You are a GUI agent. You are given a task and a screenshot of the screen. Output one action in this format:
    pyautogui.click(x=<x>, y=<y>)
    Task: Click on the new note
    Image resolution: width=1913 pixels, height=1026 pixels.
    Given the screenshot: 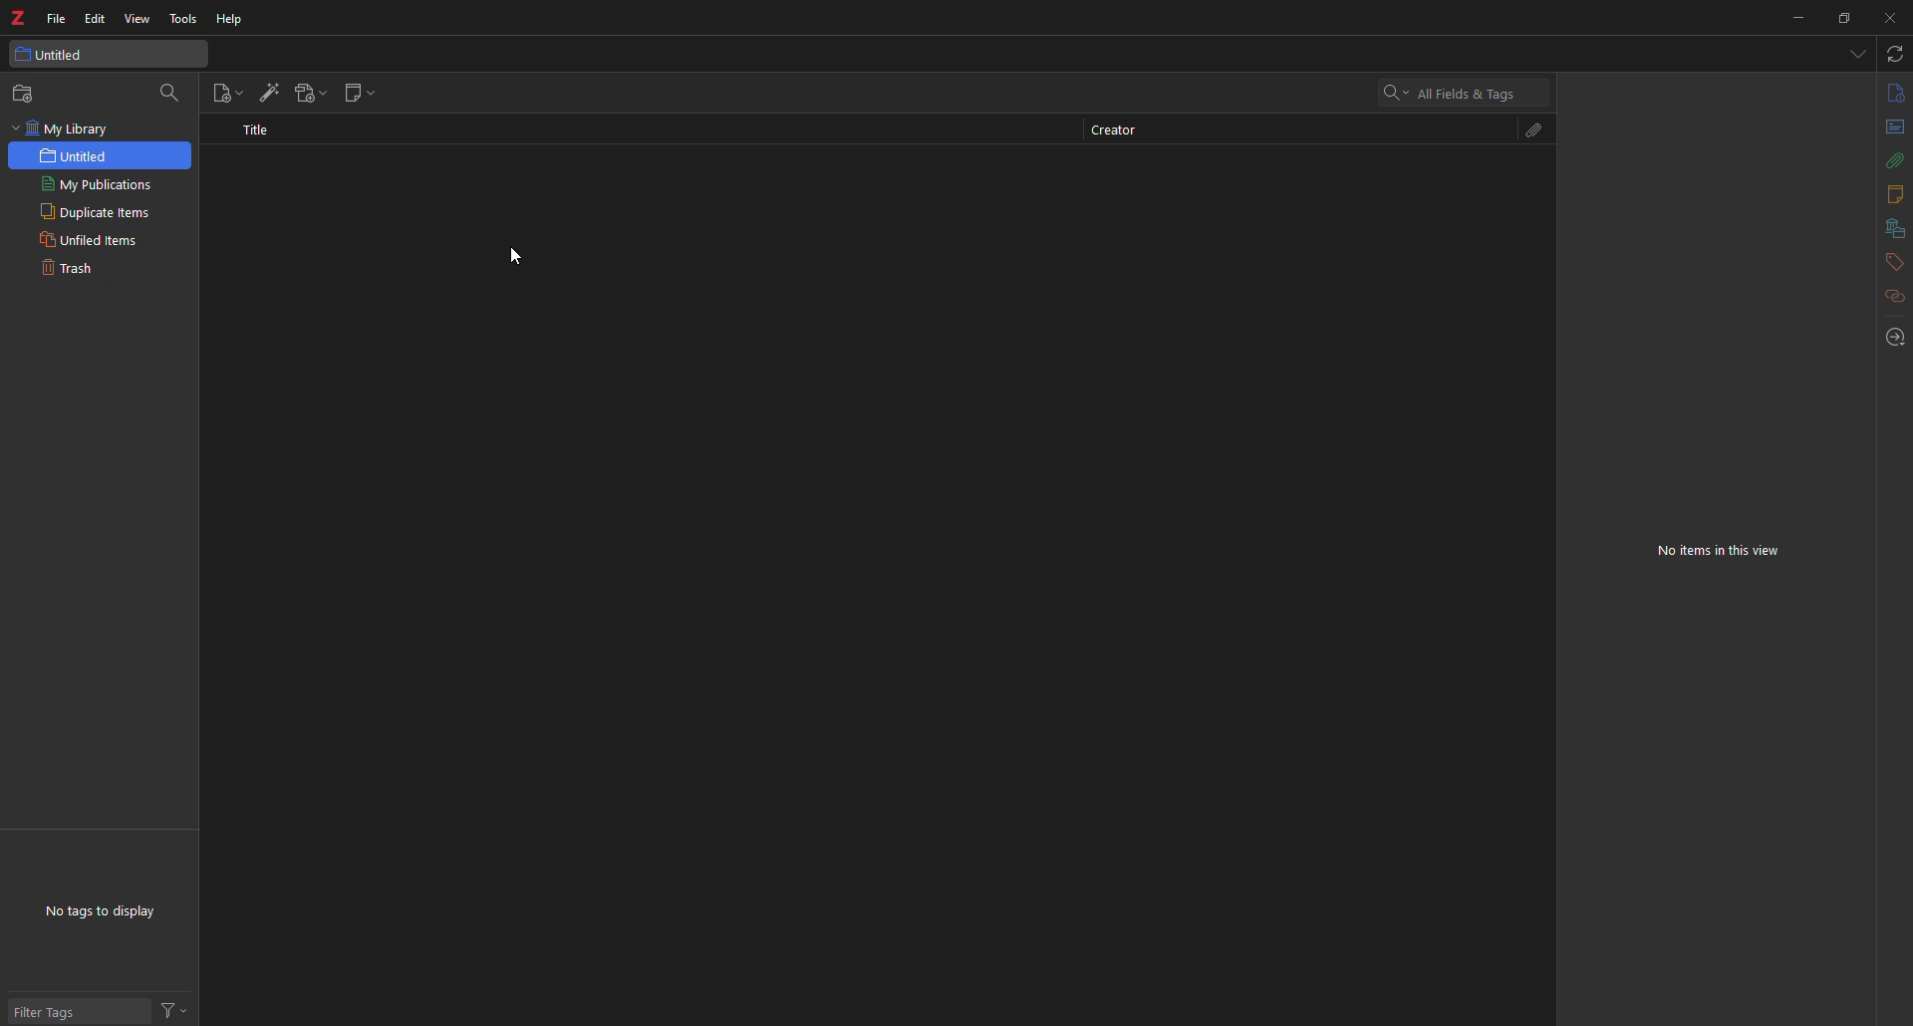 What is the action you would take?
    pyautogui.click(x=365, y=93)
    